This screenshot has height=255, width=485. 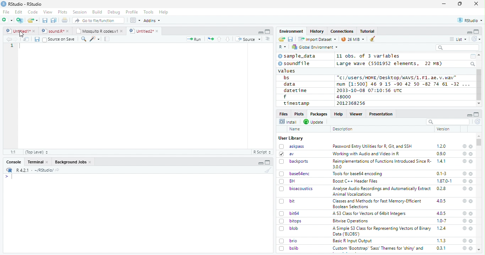 I want to click on timestamp, so click(x=296, y=103).